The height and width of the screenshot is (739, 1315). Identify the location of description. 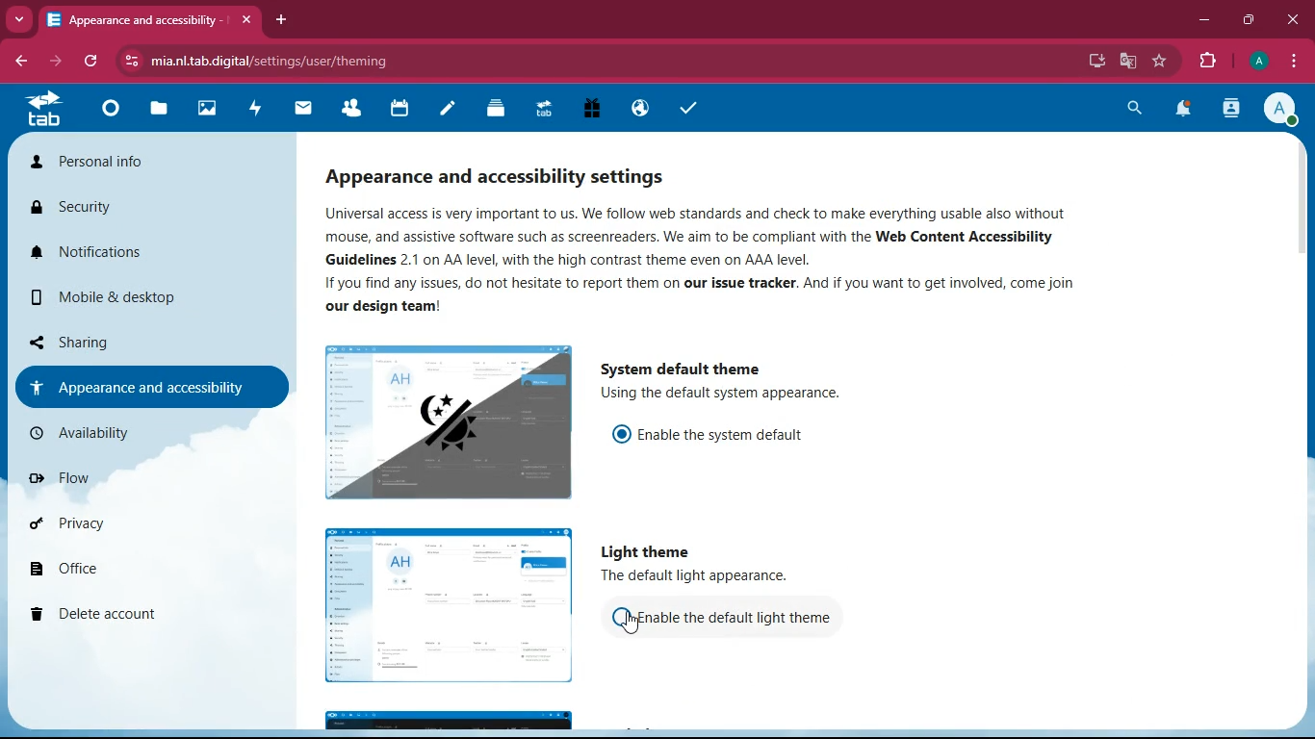
(706, 576).